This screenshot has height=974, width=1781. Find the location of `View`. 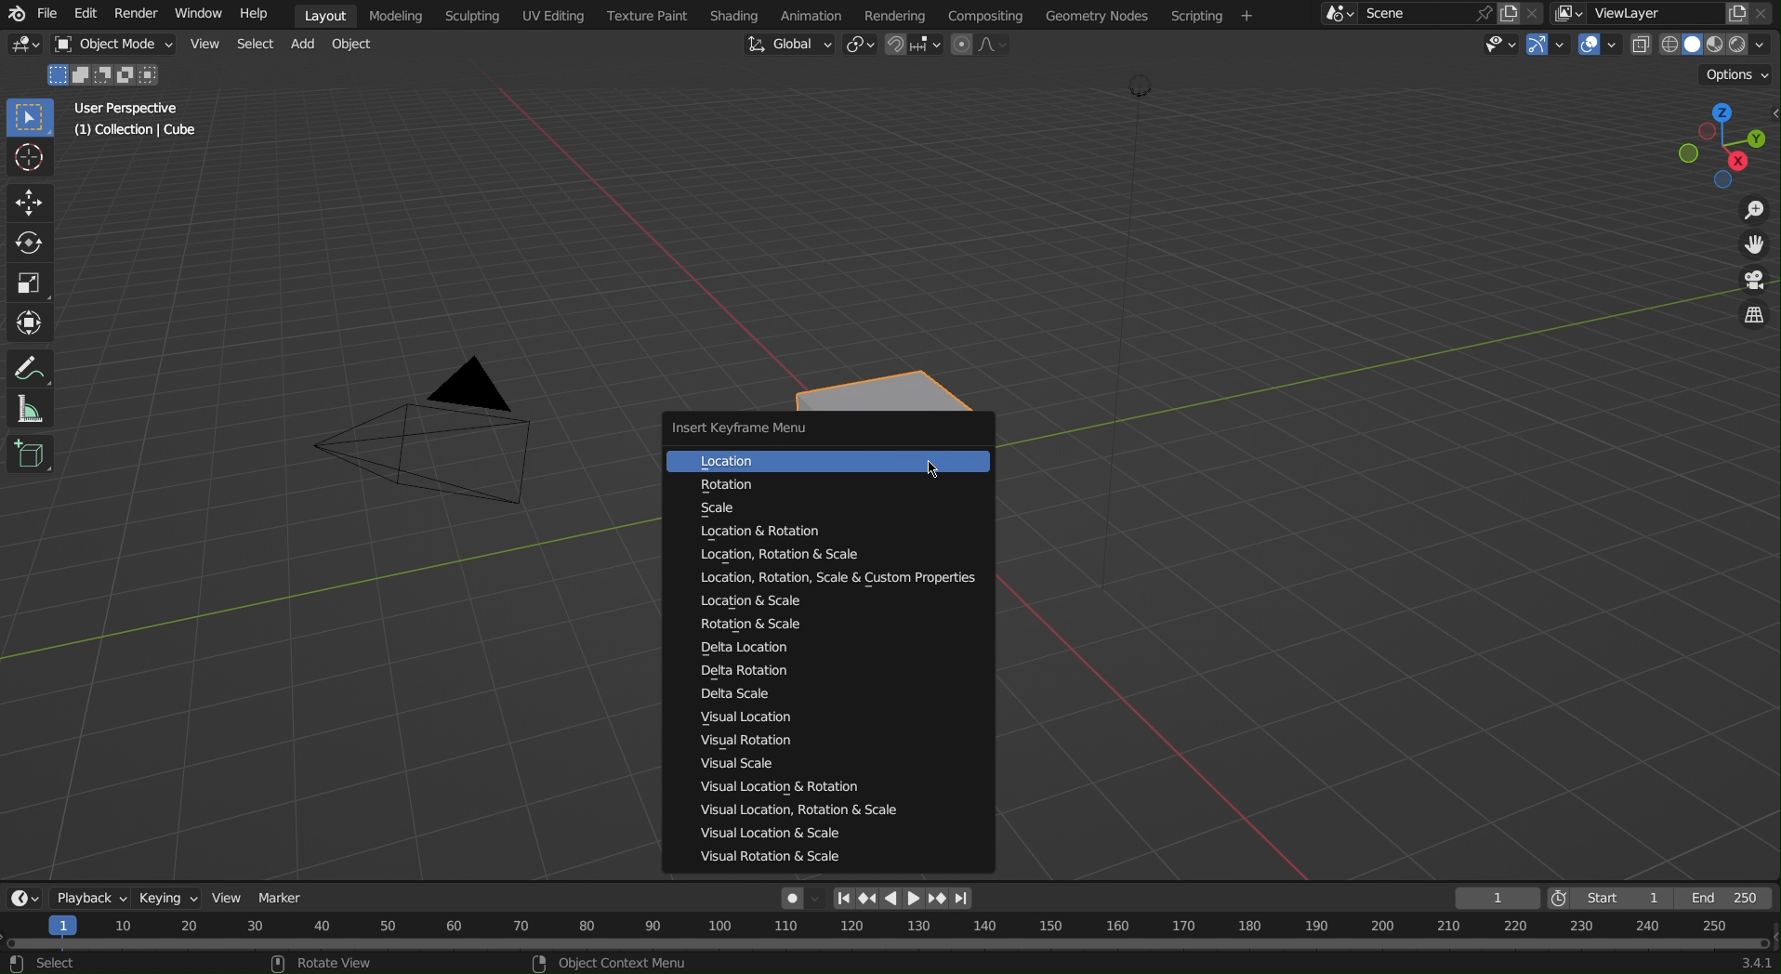

View is located at coordinates (228, 899).